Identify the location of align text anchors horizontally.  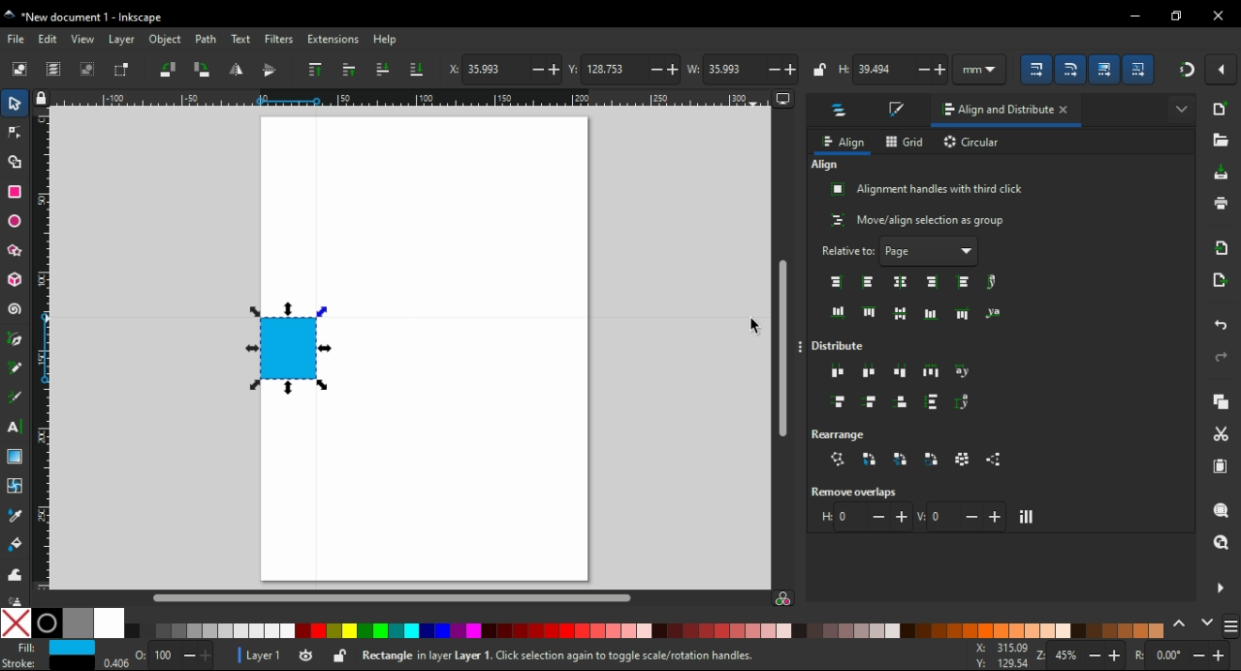
(999, 310).